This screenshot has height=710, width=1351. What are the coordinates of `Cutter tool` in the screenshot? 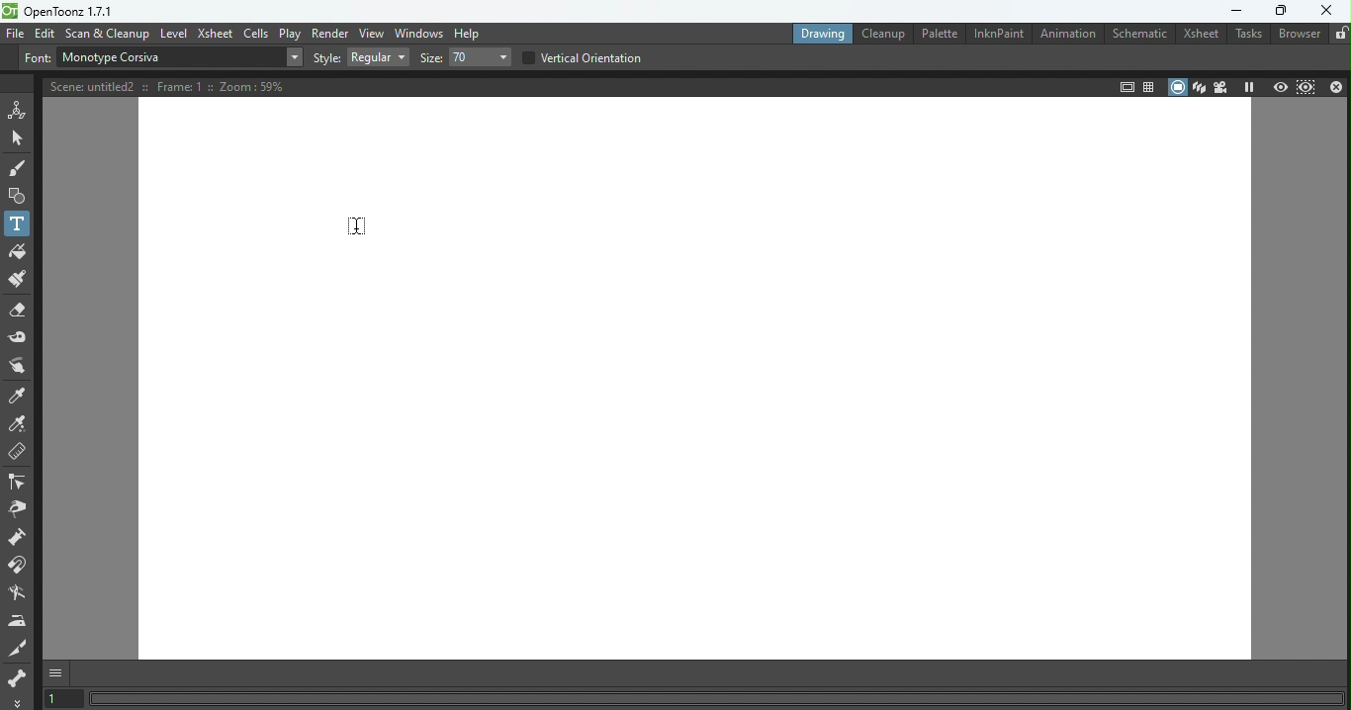 It's located at (18, 648).